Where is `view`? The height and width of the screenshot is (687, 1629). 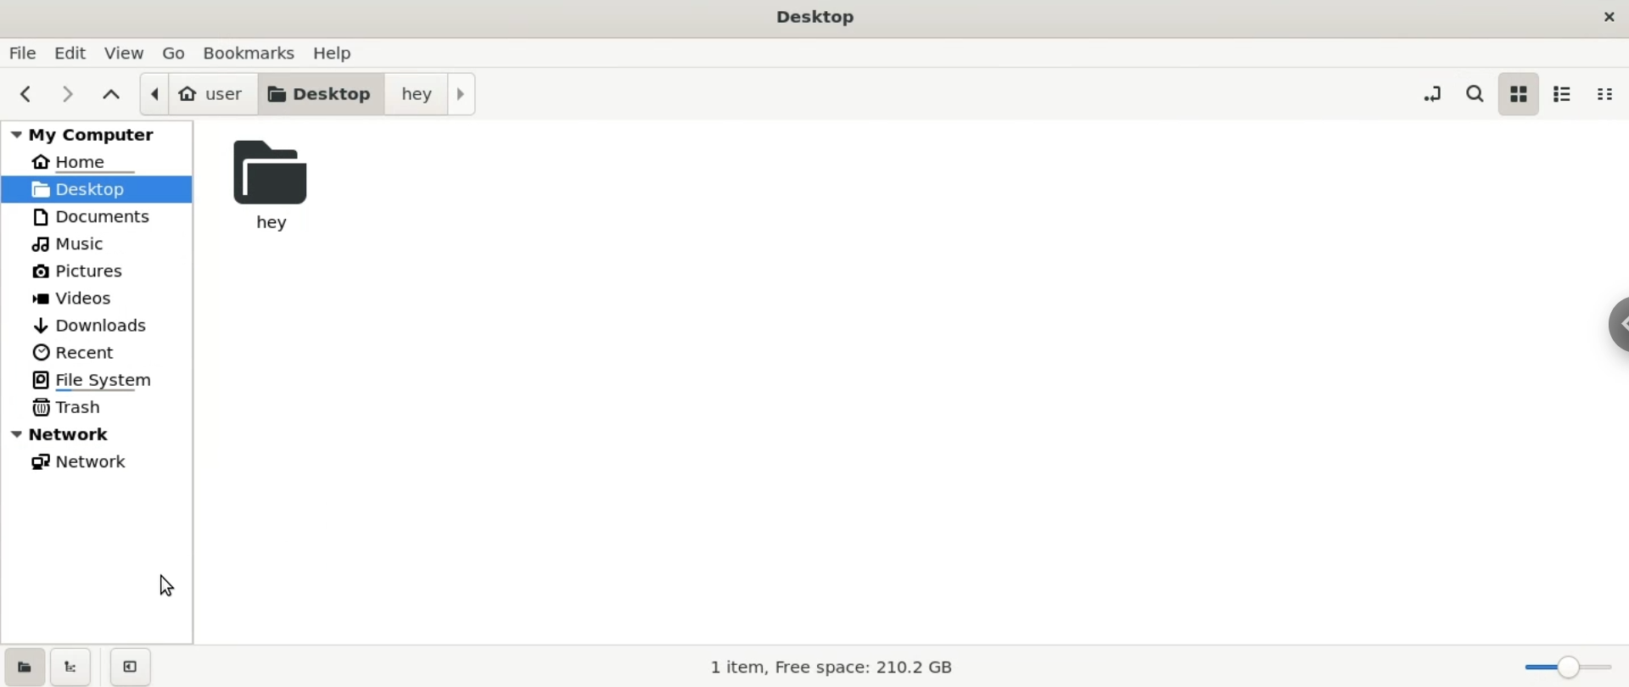 view is located at coordinates (127, 52).